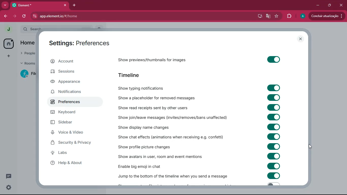  What do you see at coordinates (274, 88) in the screenshot?
I see `toggle on ` at bounding box center [274, 88].